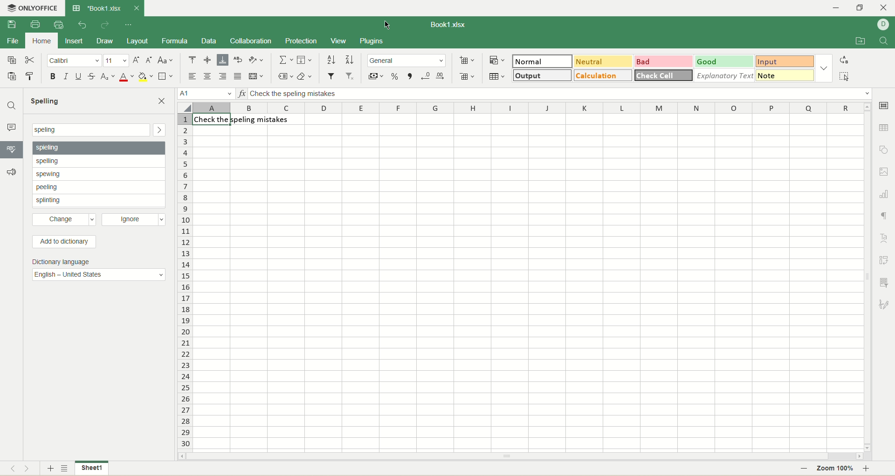  What do you see at coordinates (406, 60) in the screenshot?
I see `number format` at bounding box center [406, 60].